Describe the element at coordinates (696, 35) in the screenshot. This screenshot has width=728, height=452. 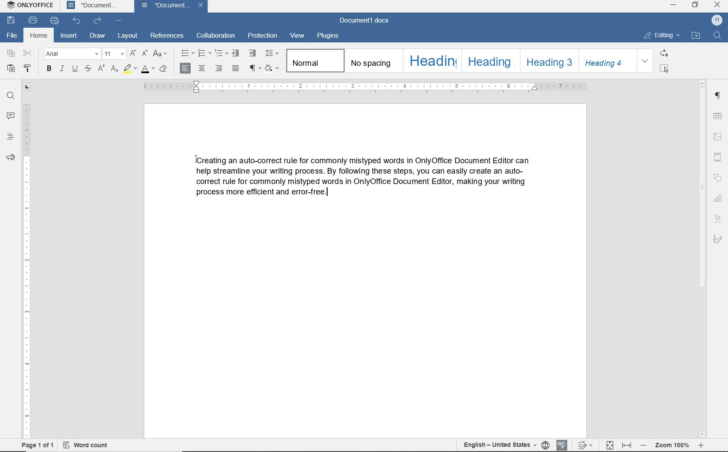
I see `open file location` at that location.